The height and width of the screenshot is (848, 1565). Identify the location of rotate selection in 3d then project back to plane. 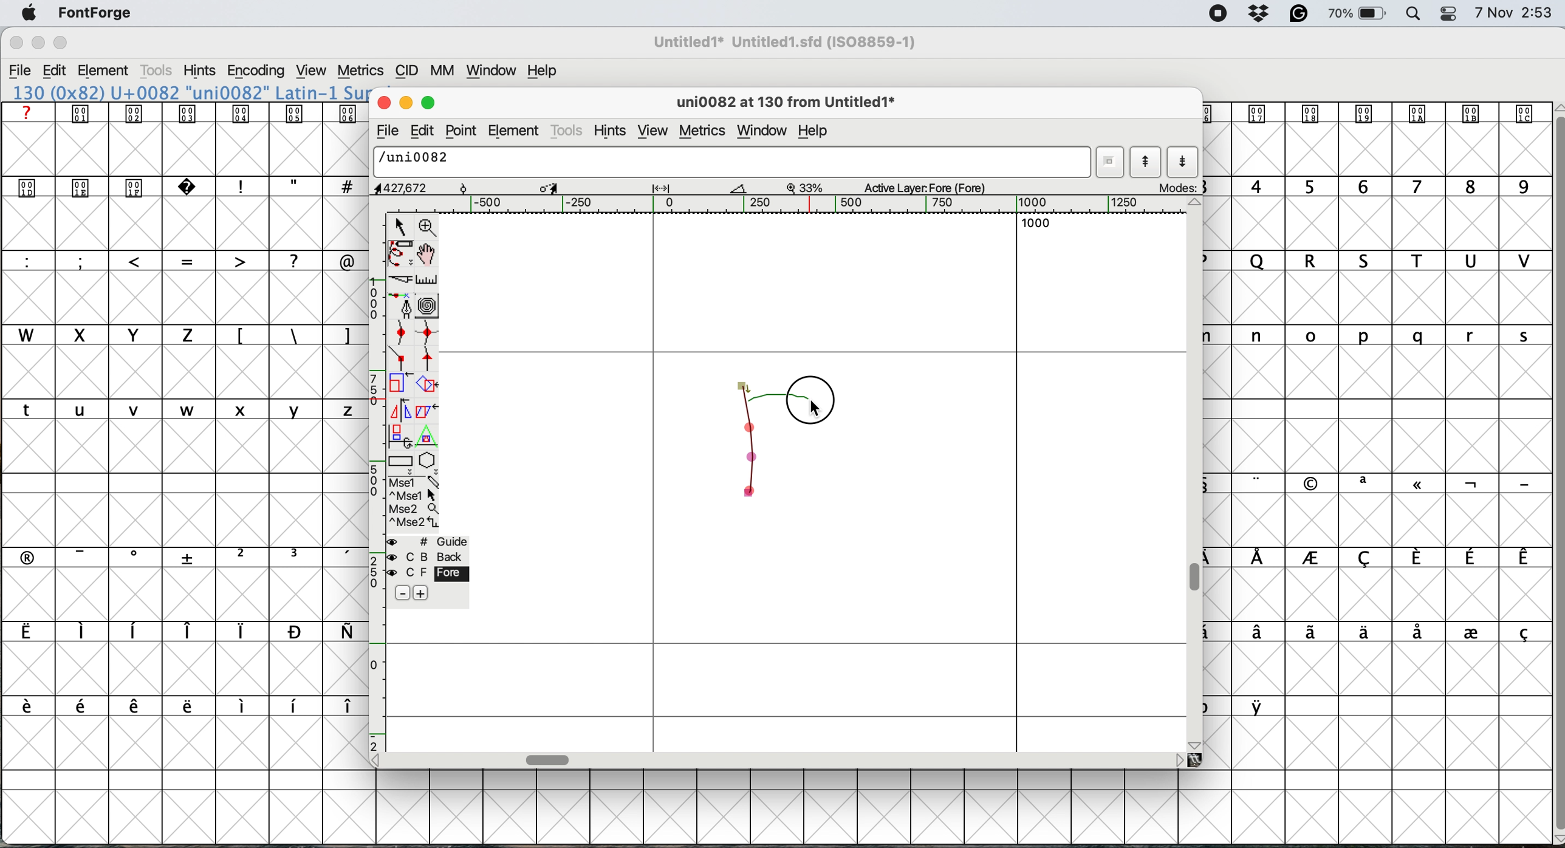
(401, 437).